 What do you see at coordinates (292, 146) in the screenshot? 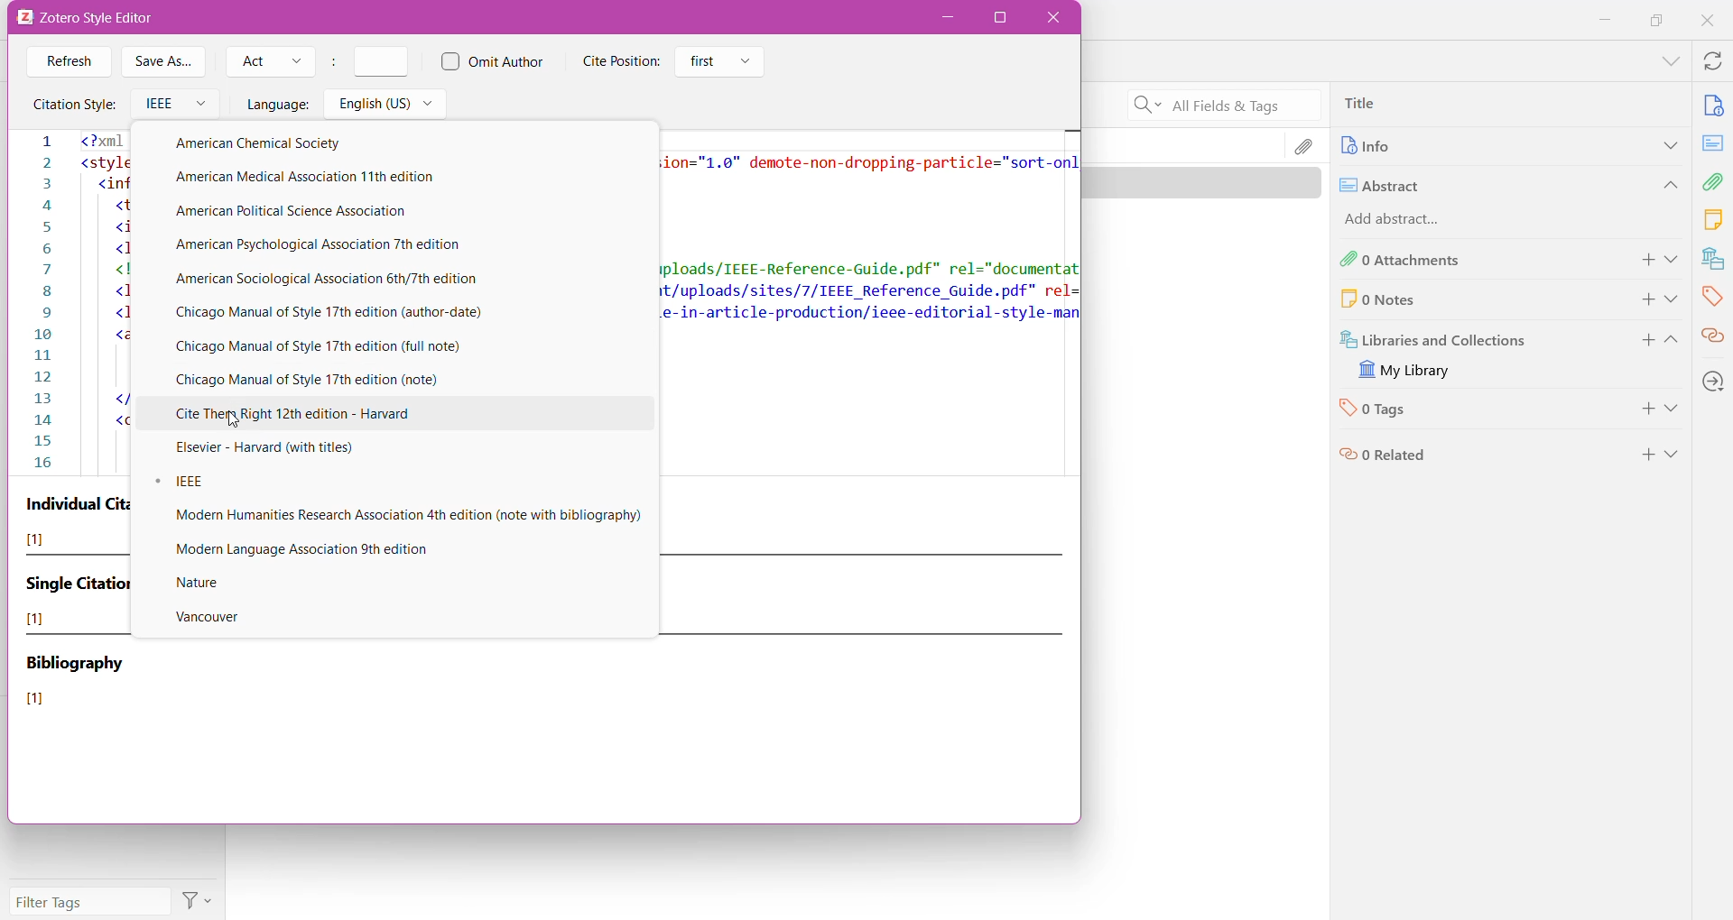
I see `American Chemical Society` at bounding box center [292, 146].